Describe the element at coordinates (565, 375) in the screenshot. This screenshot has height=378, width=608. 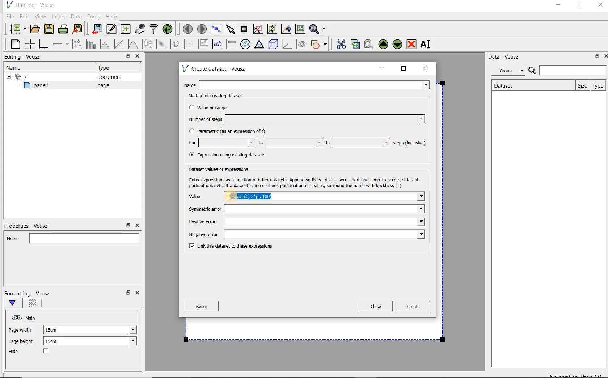
I see `No position` at that location.